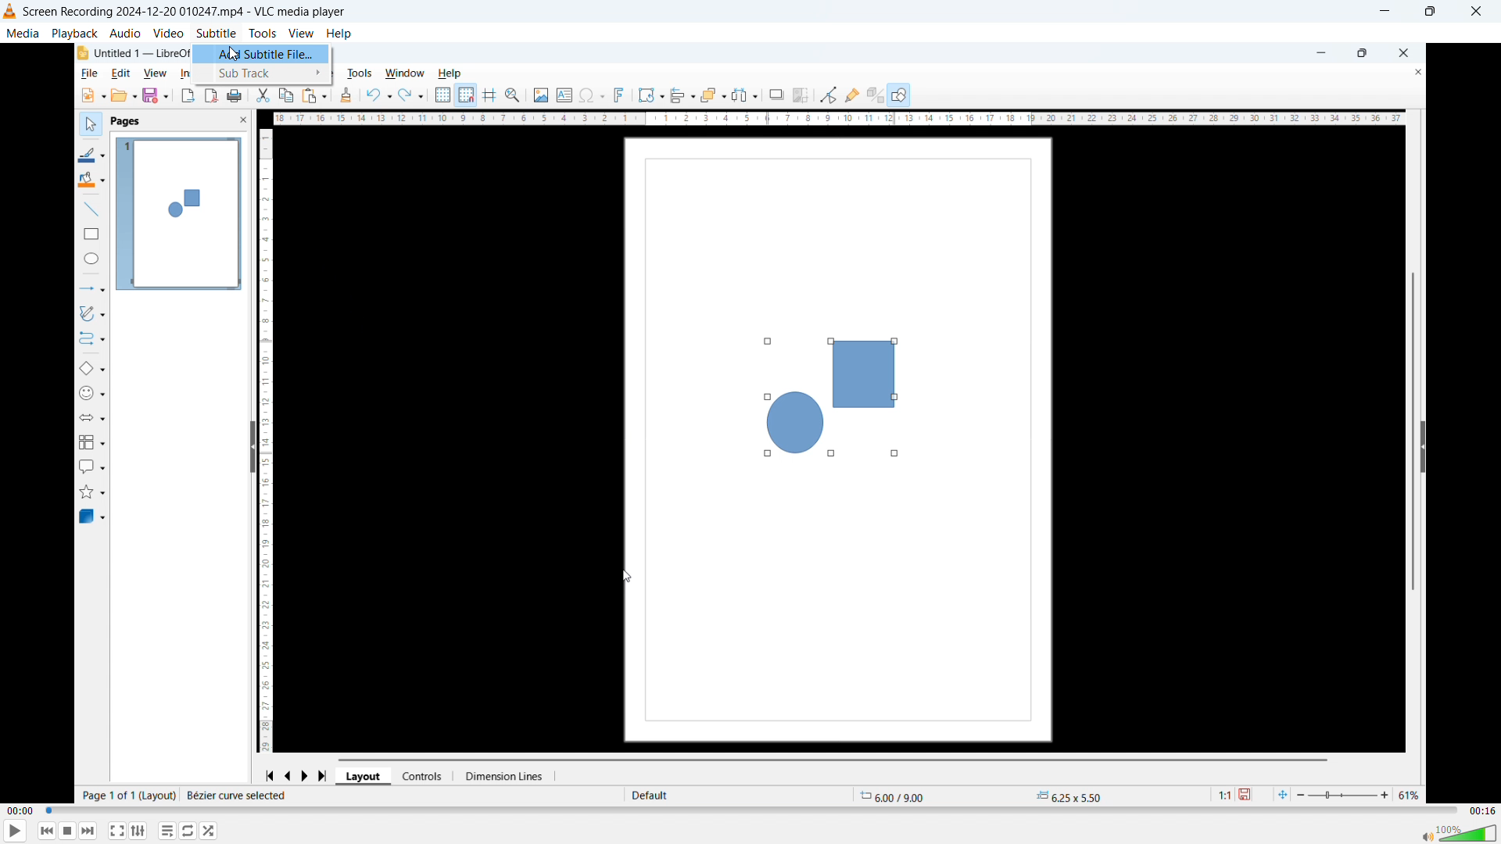  Describe the element at coordinates (682, 96) in the screenshot. I see `align object` at that location.